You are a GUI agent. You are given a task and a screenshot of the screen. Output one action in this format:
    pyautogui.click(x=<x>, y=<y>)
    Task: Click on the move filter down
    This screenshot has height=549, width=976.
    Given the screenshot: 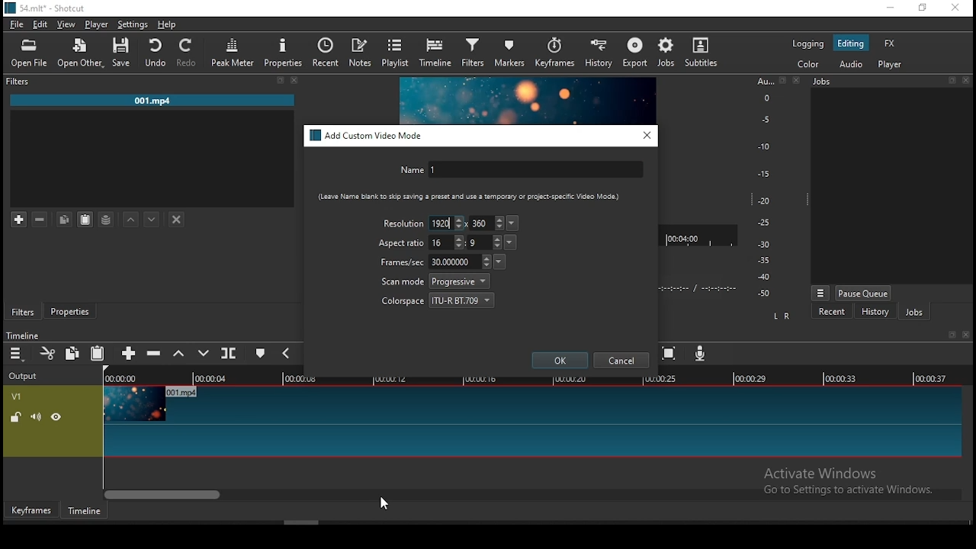 What is the action you would take?
    pyautogui.click(x=152, y=220)
    